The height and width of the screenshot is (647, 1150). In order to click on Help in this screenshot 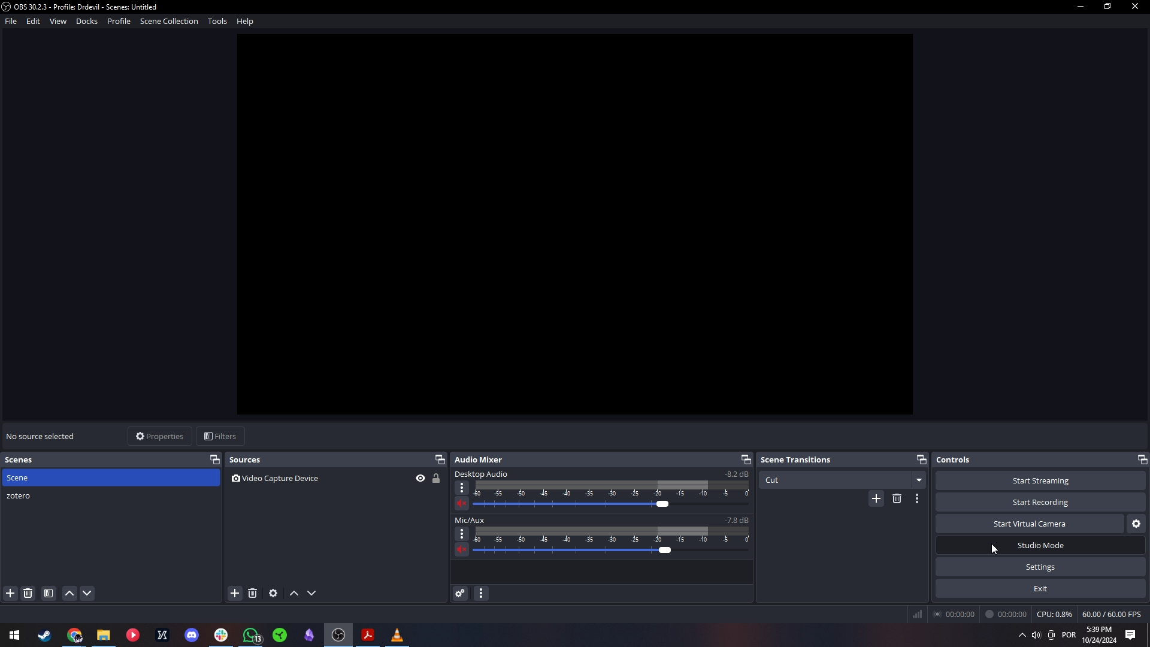, I will do `click(246, 21)`.